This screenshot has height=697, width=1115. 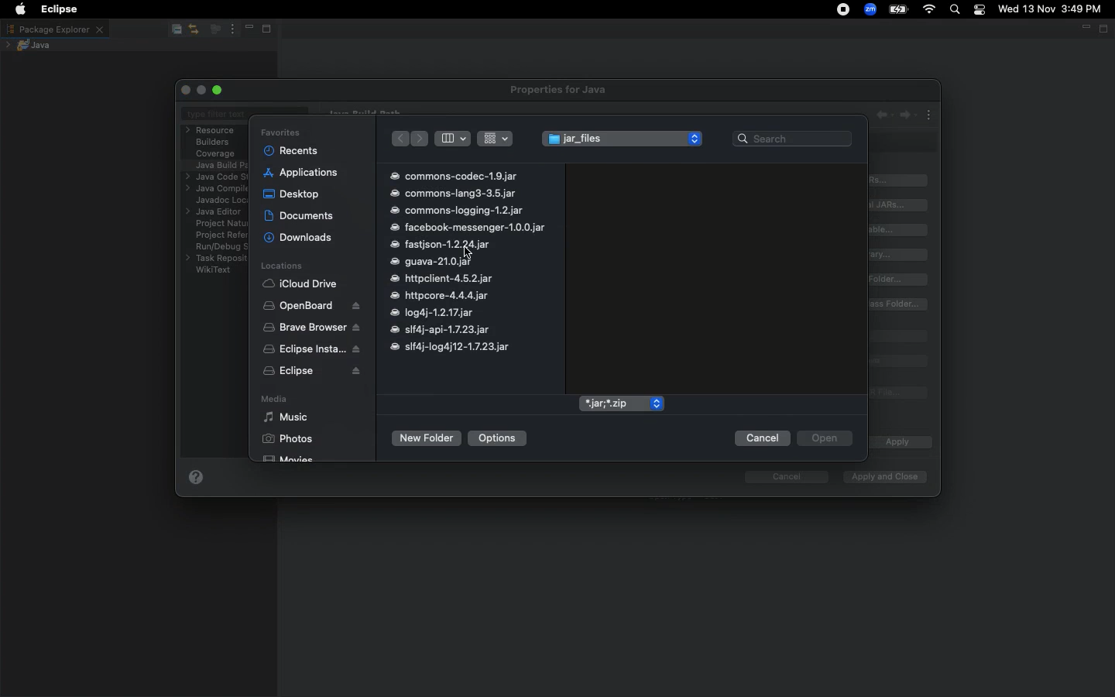 What do you see at coordinates (216, 154) in the screenshot?
I see `Coverage` at bounding box center [216, 154].